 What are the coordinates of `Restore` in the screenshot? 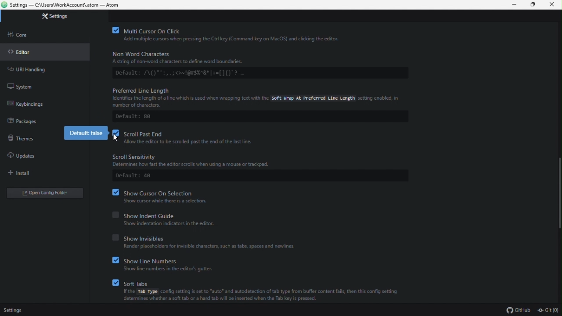 It's located at (533, 5).